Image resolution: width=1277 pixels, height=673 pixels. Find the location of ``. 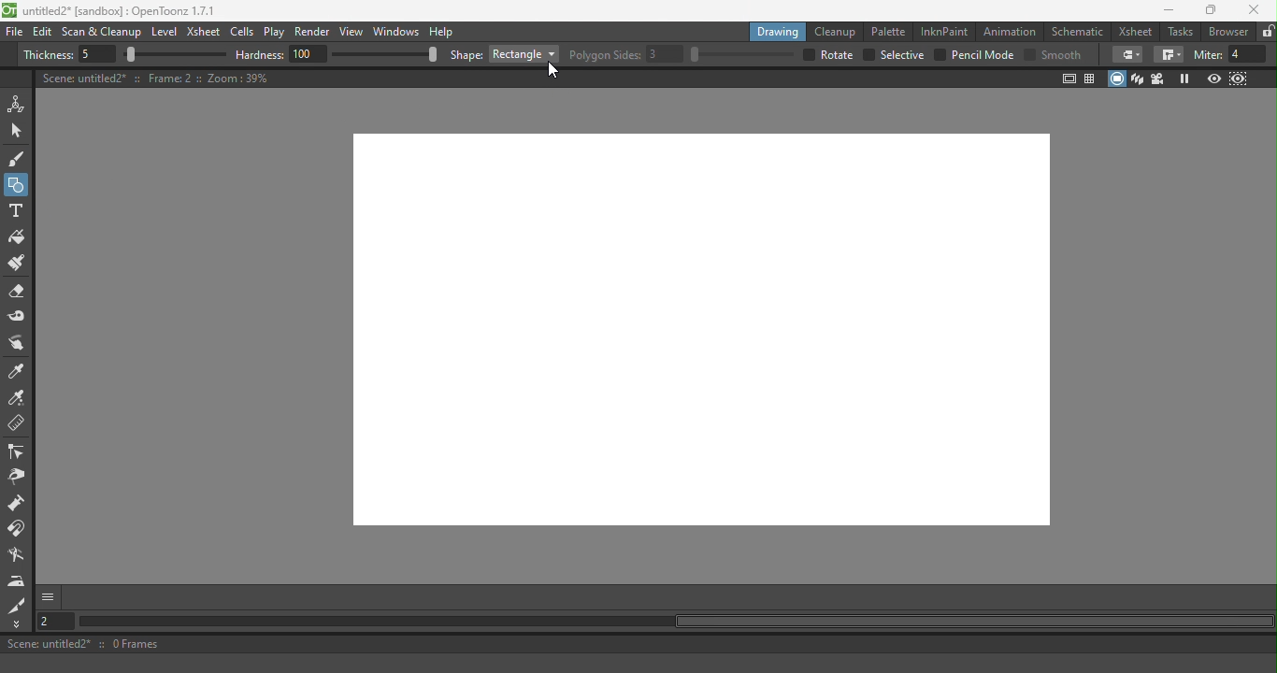

 is located at coordinates (17, 183).